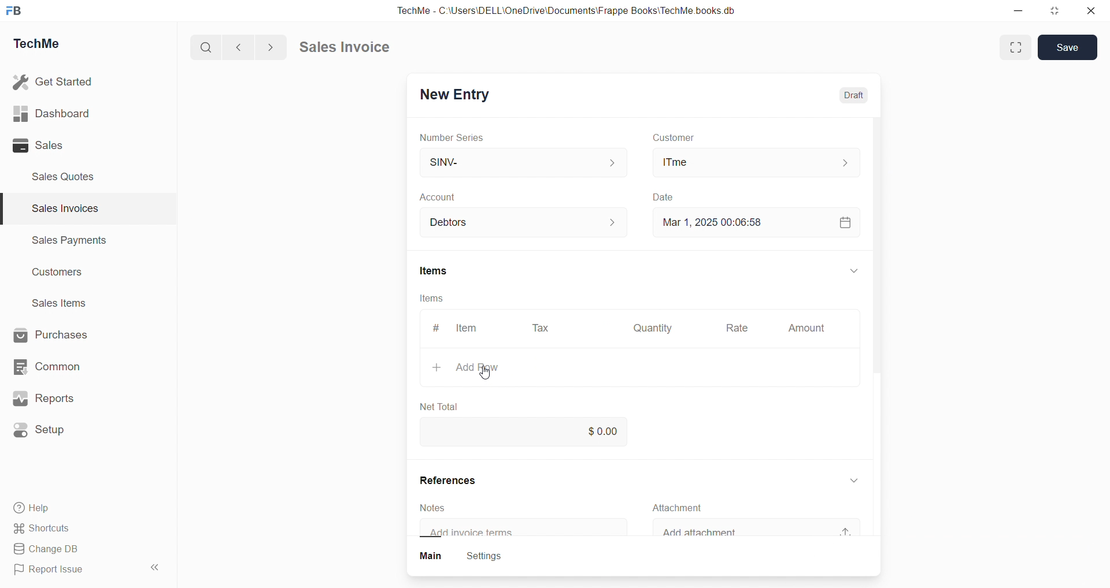 The height and width of the screenshot is (588, 1110). What do you see at coordinates (156, 565) in the screenshot?
I see `«` at bounding box center [156, 565].